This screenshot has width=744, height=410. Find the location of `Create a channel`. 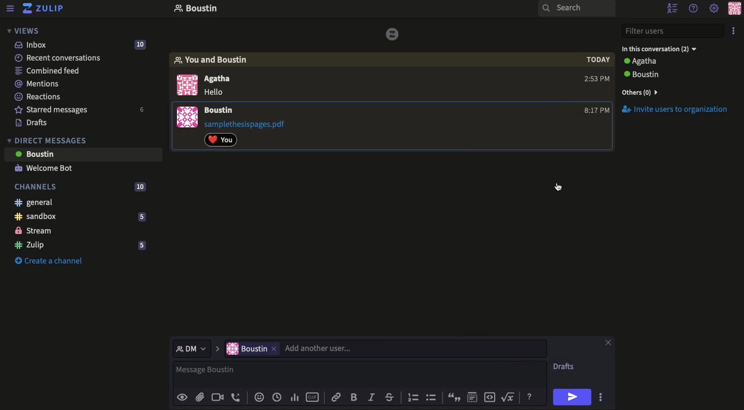

Create a channel is located at coordinates (47, 260).